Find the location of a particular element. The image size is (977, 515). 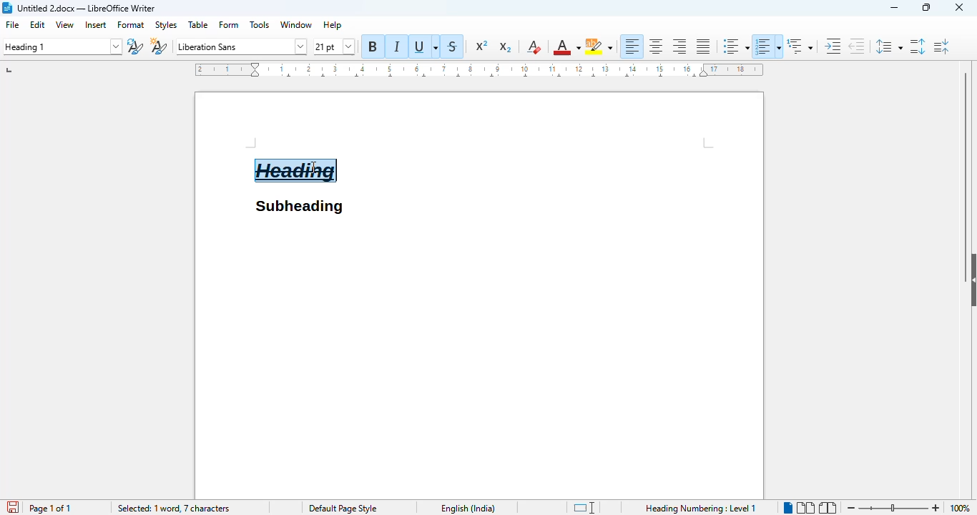

increase paragraph spacing is located at coordinates (918, 46).